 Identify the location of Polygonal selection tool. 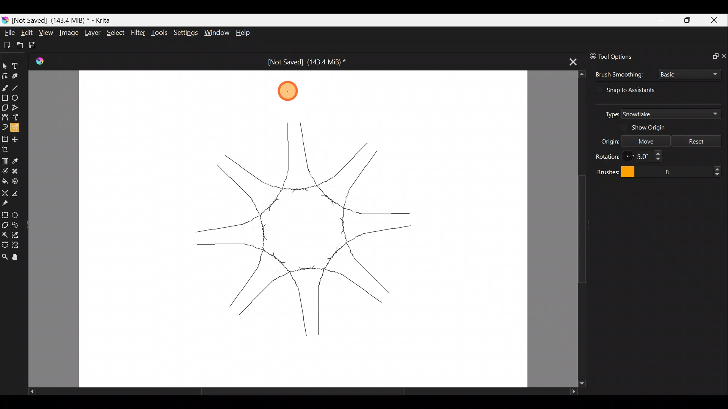
(5, 225).